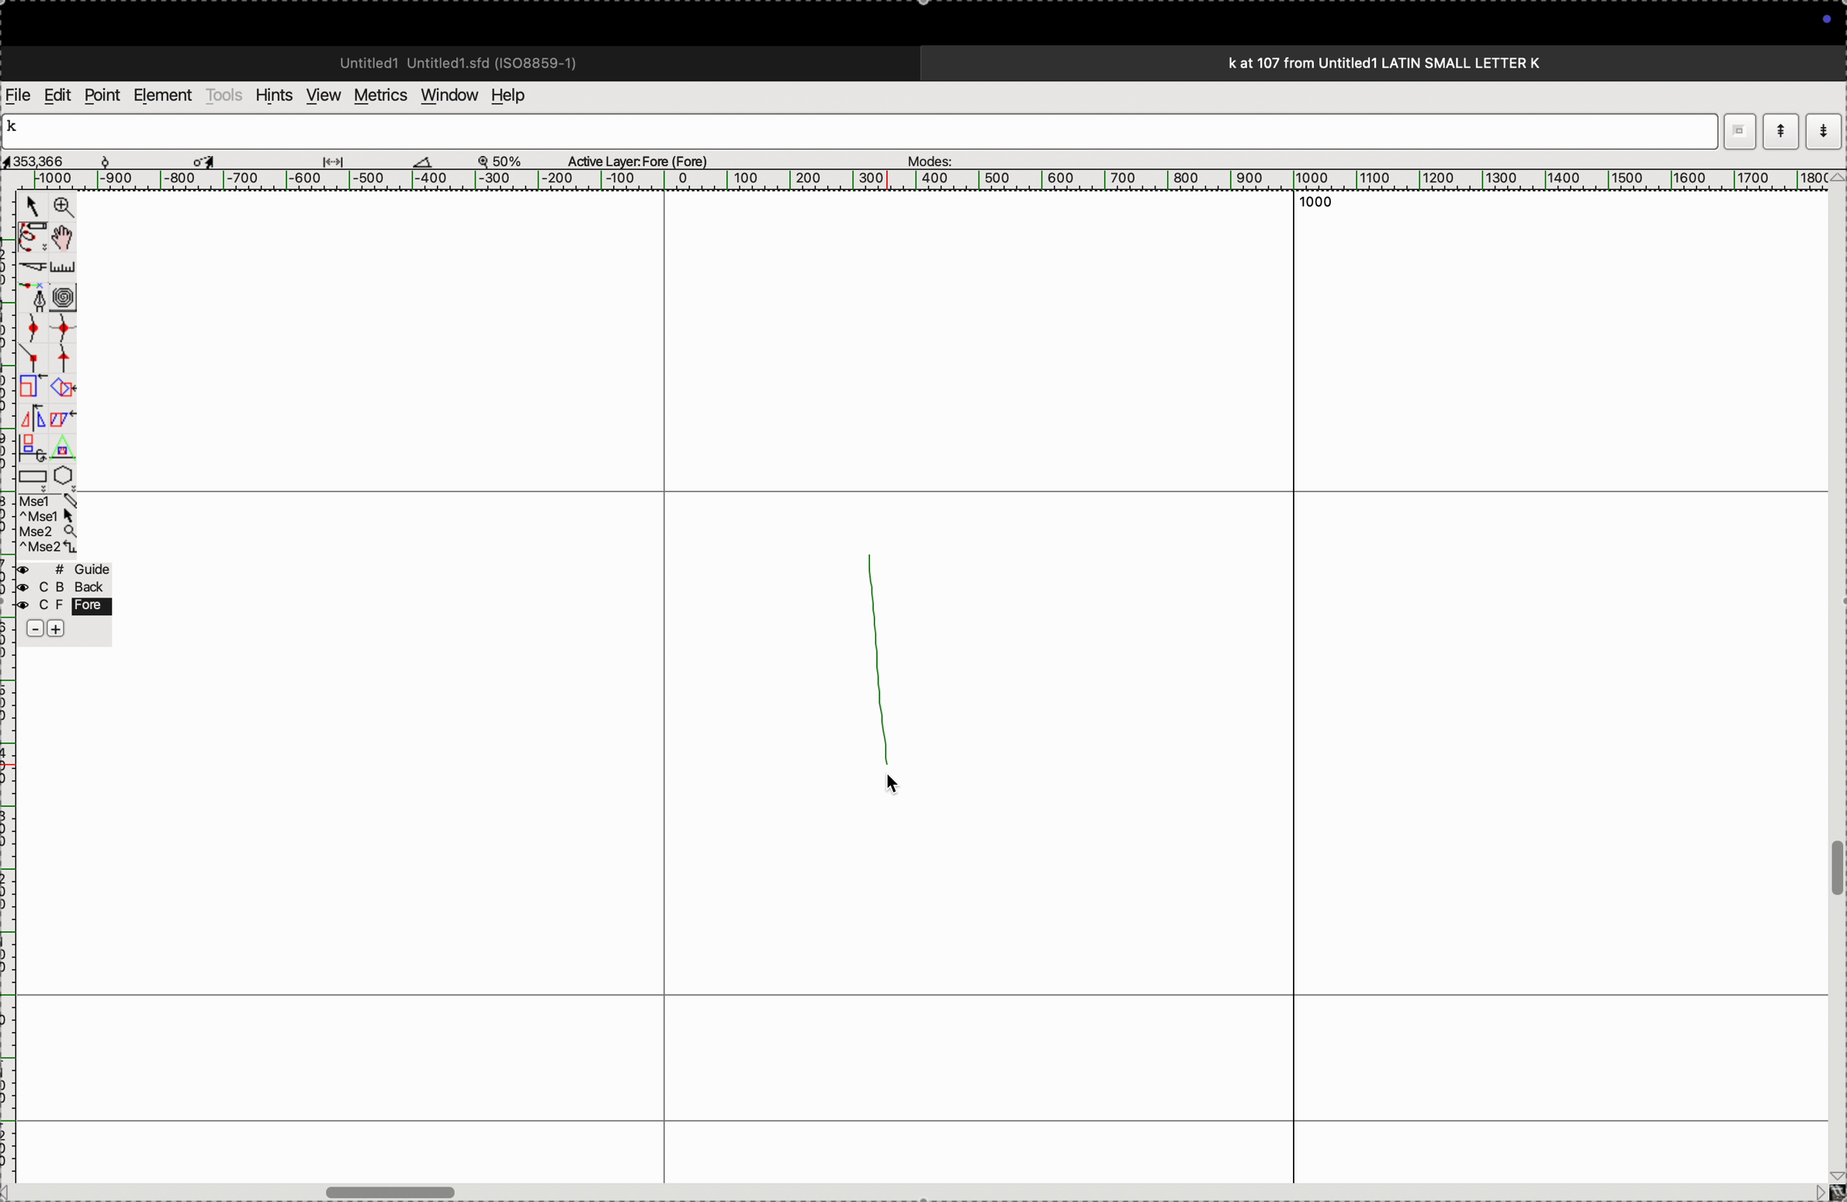  Describe the element at coordinates (33, 237) in the screenshot. I see `pen` at that location.